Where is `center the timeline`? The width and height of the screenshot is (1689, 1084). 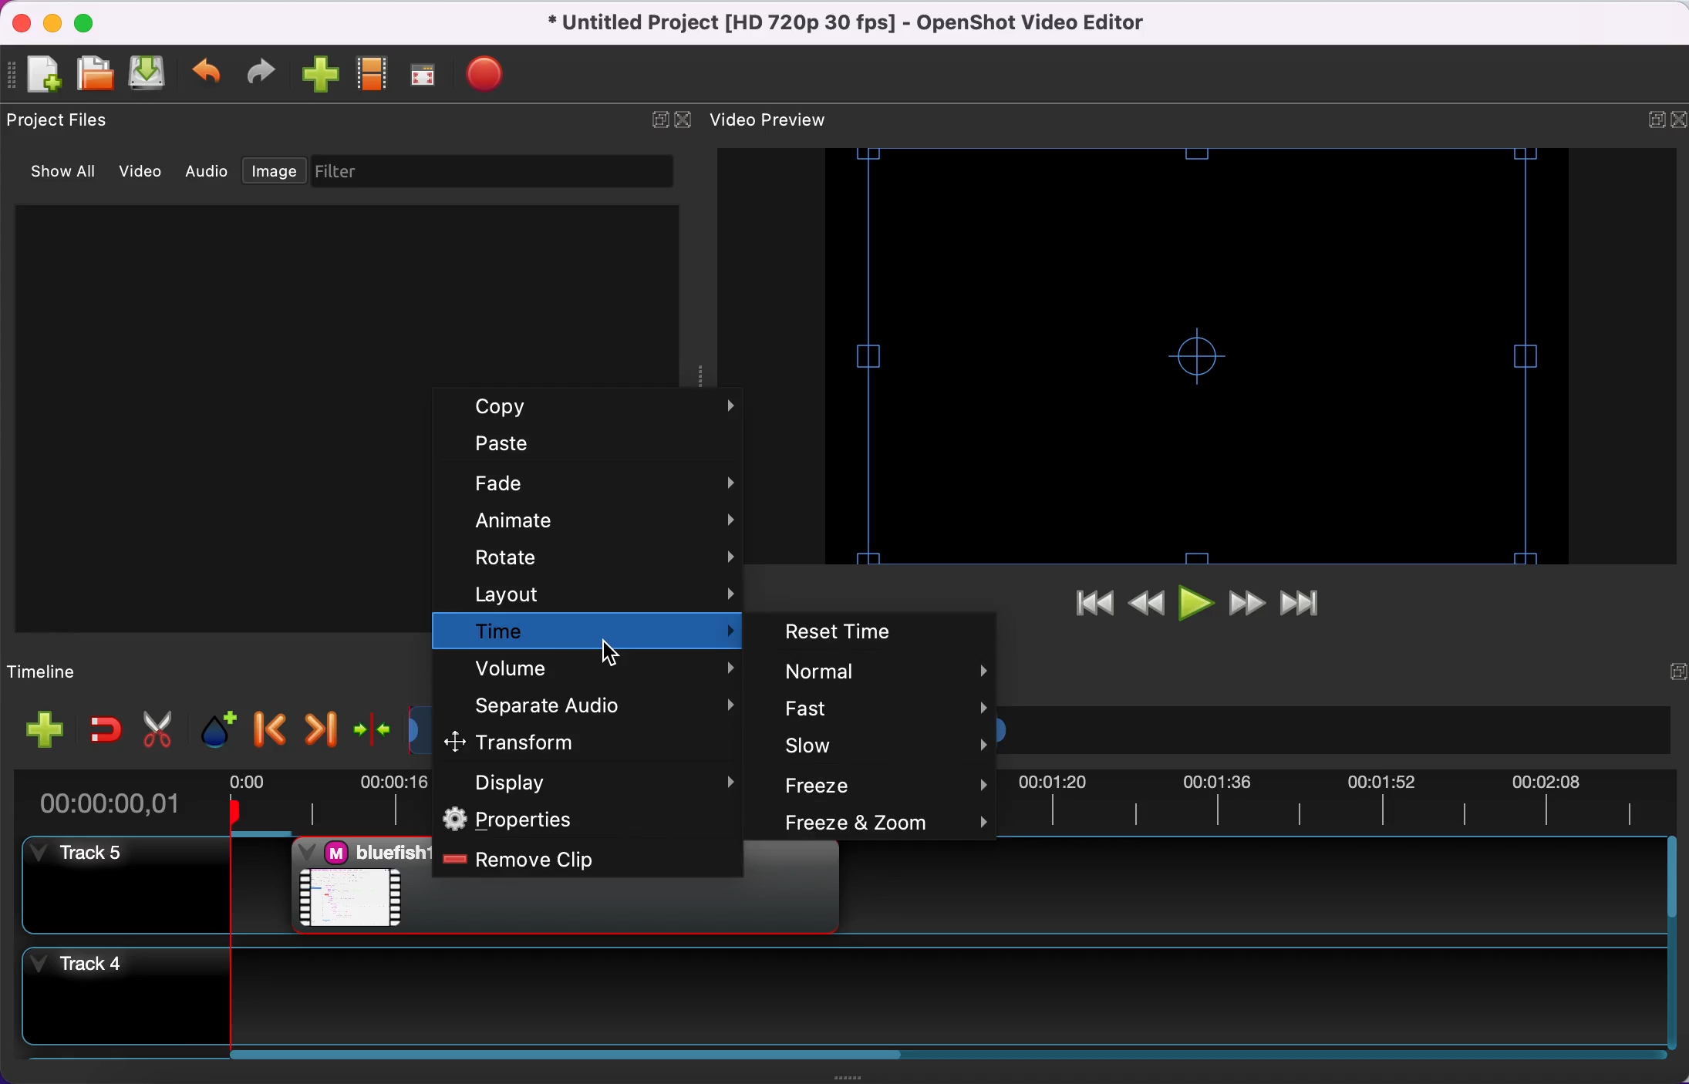 center the timeline is located at coordinates (372, 732).